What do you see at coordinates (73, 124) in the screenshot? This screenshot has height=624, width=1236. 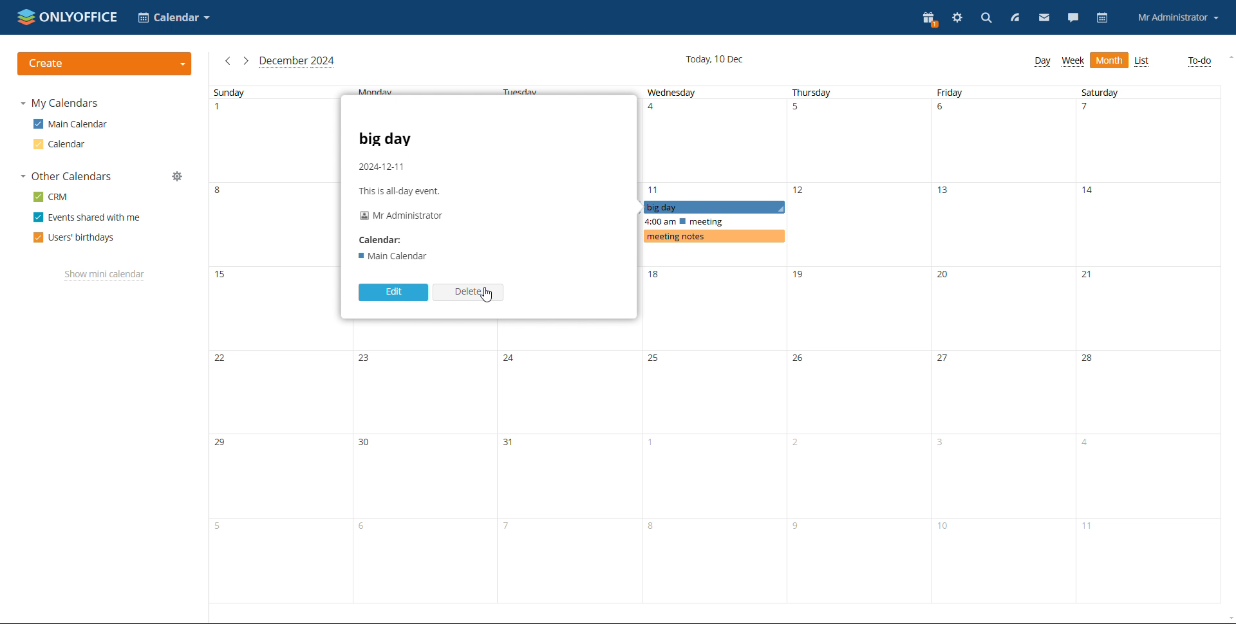 I see `main calendar` at bounding box center [73, 124].